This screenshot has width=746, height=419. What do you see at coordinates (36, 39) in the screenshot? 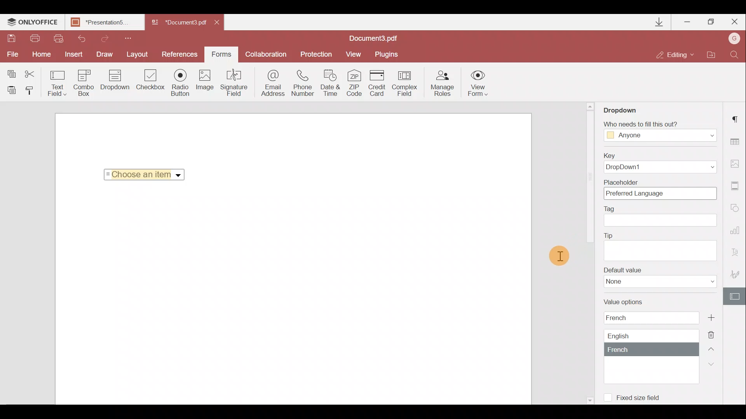
I see `Print file` at bounding box center [36, 39].